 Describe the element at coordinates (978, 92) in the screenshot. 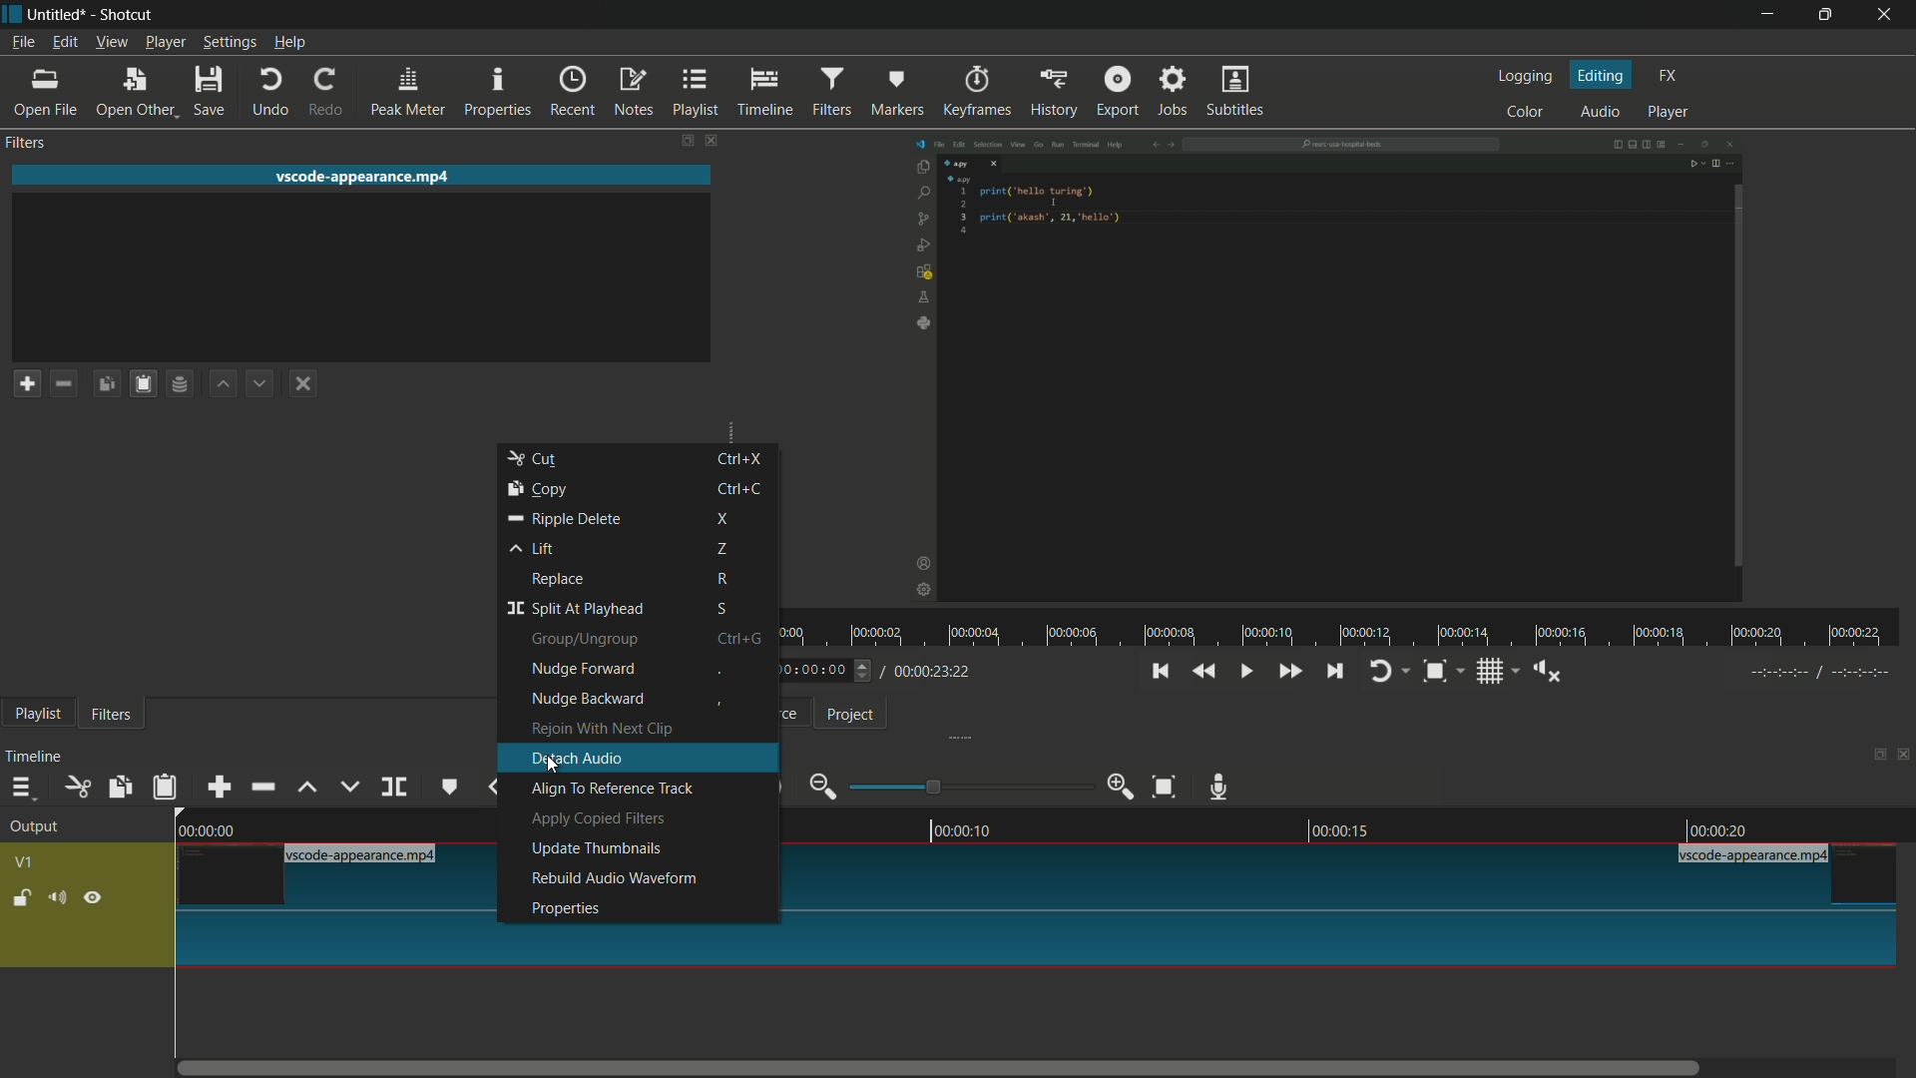

I see `keyframes` at that location.